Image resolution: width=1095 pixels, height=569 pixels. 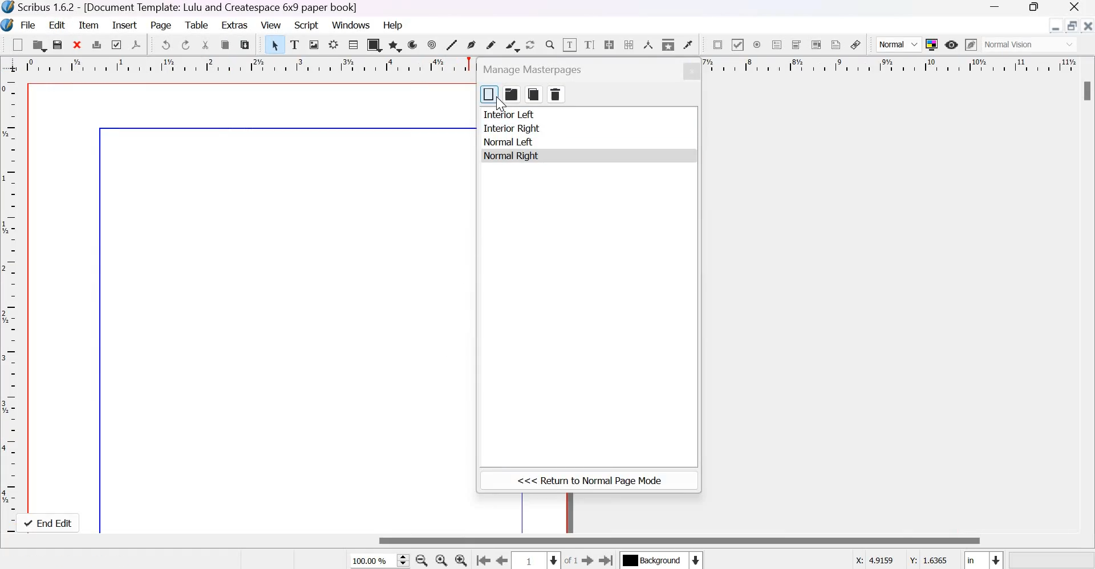 I want to click on Render frame, so click(x=333, y=45).